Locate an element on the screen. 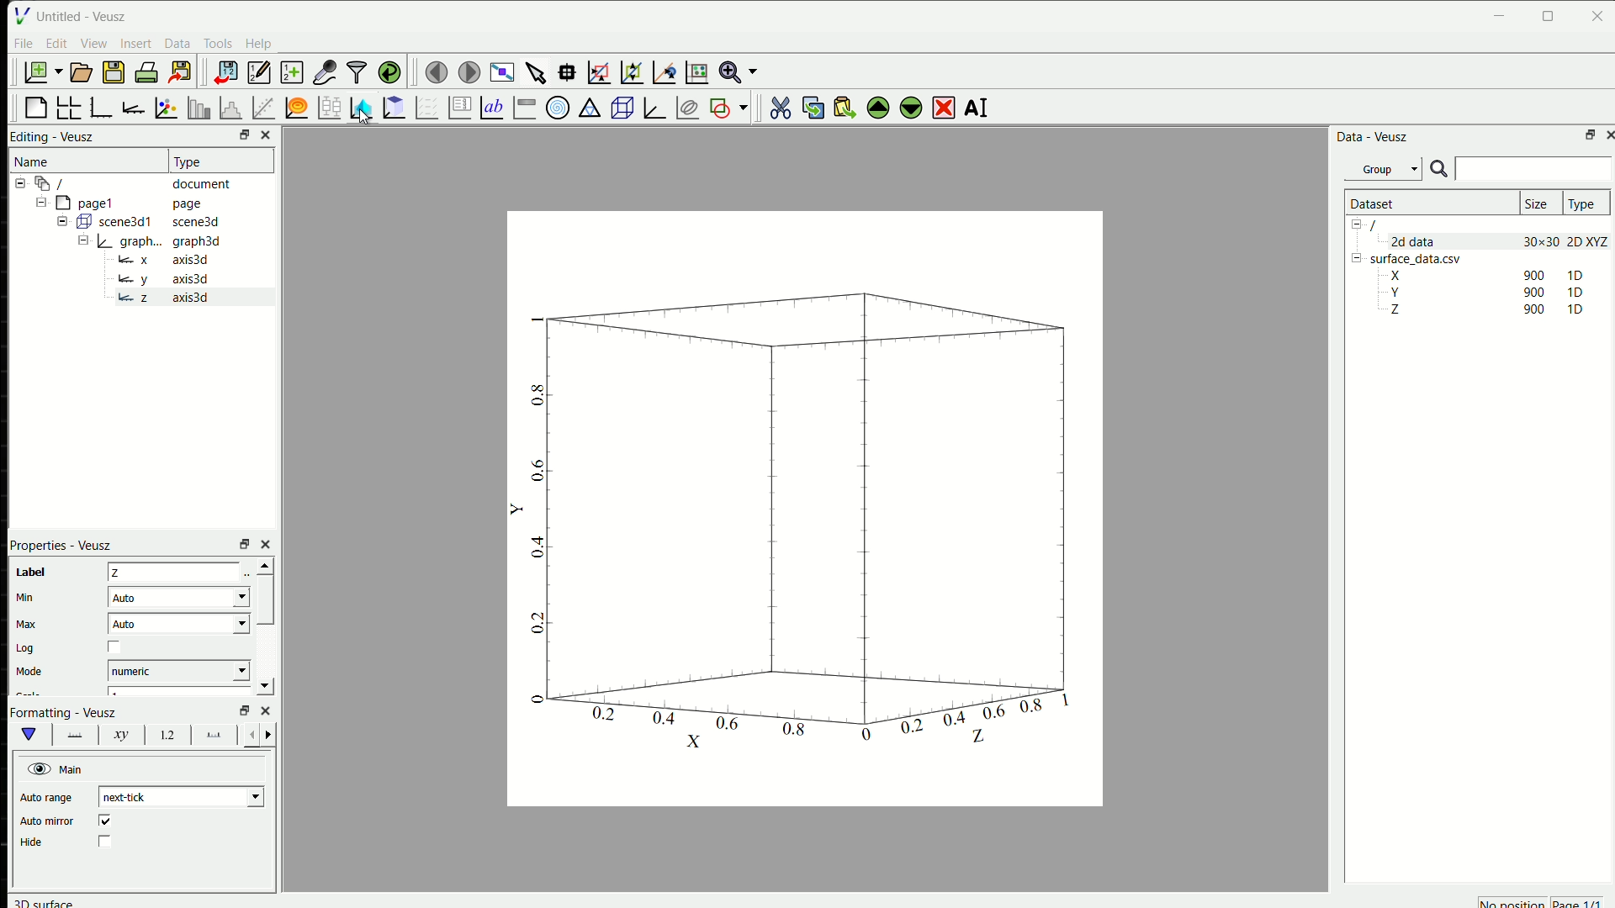 The width and height of the screenshot is (1615, 908). open in separate window is located at coordinates (246, 135).